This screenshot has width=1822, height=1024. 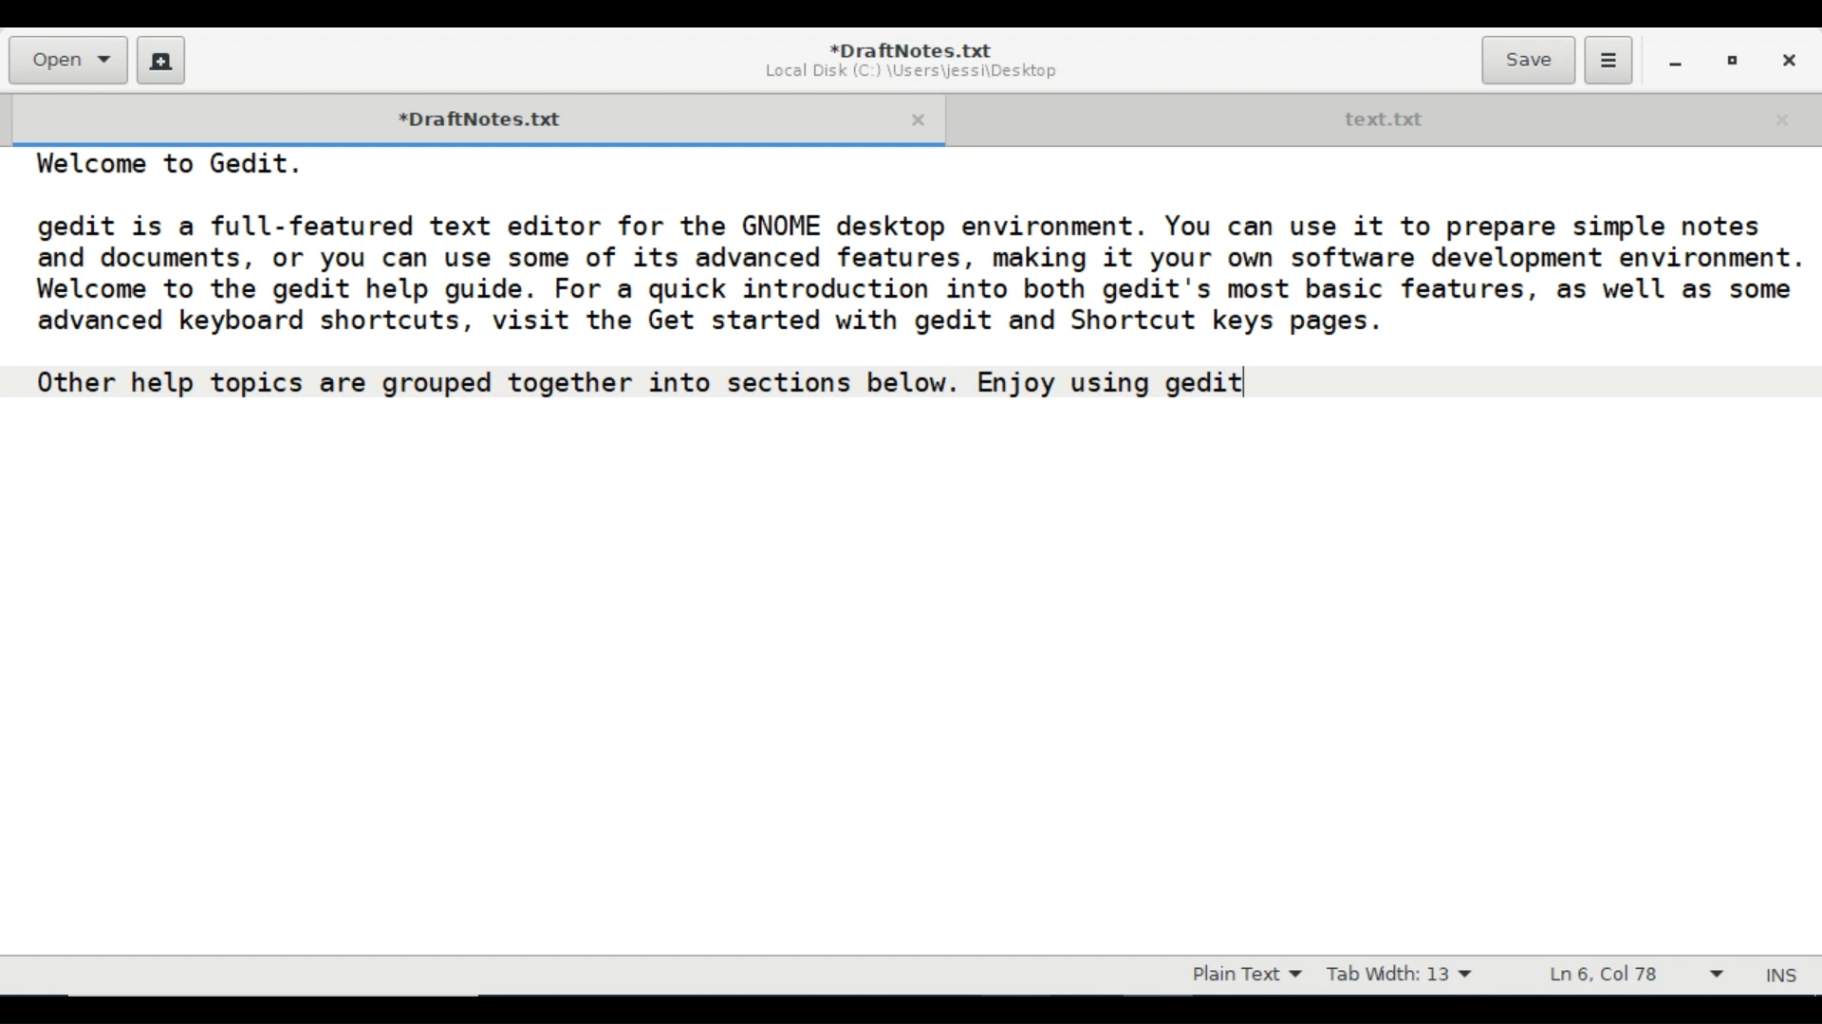 I want to click on Close, so click(x=1787, y=58).